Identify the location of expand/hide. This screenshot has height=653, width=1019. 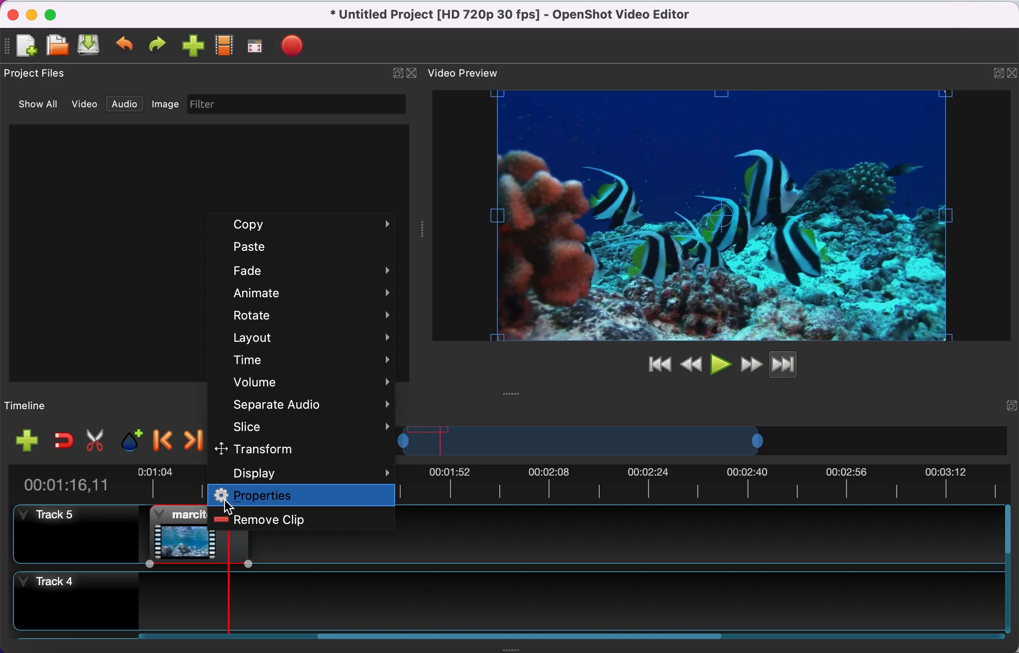
(392, 74).